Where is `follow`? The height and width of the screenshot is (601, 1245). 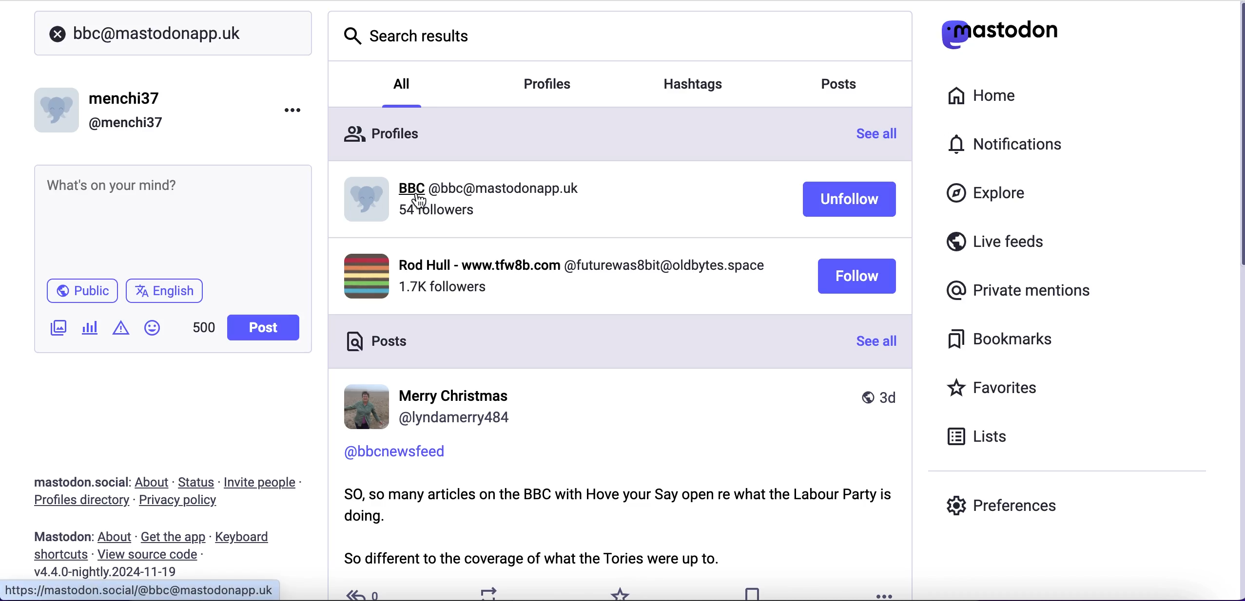
follow is located at coordinates (856, 276).